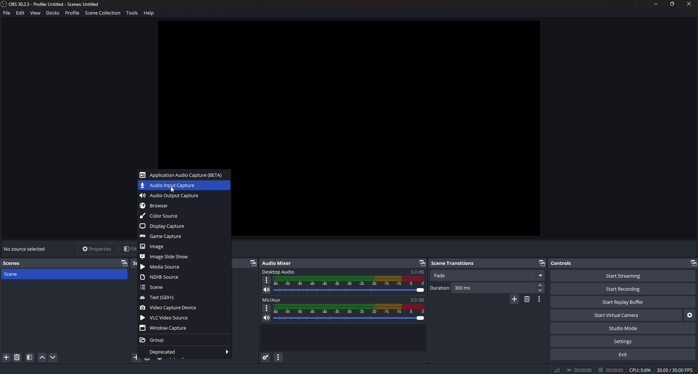 The image size is (698, 374). What do you see at coordinates (267, 280) in the screenshot?
I see `options` at bounding box center [267, 280].